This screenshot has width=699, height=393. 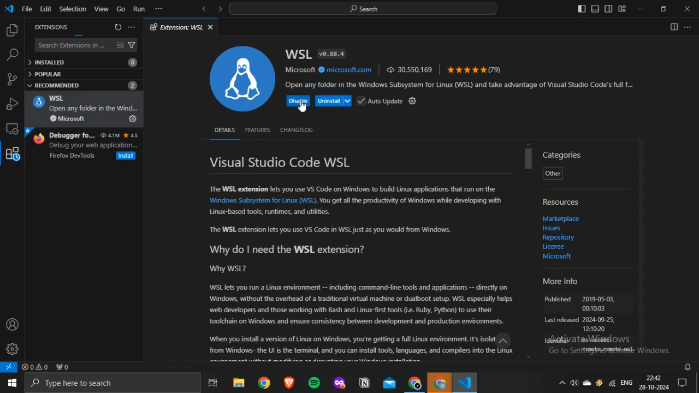 I want to click on Licence, so click(x=553, y=247).